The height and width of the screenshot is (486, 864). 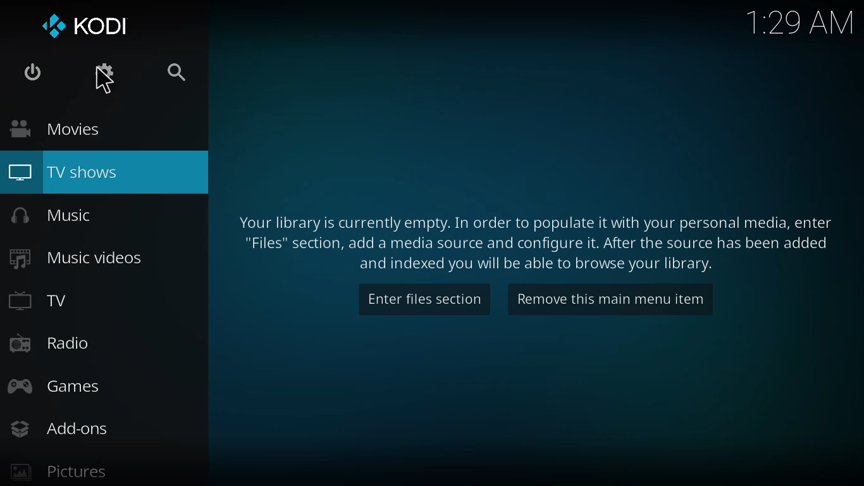 I want to click on music videos, so click(x=77, y=258).